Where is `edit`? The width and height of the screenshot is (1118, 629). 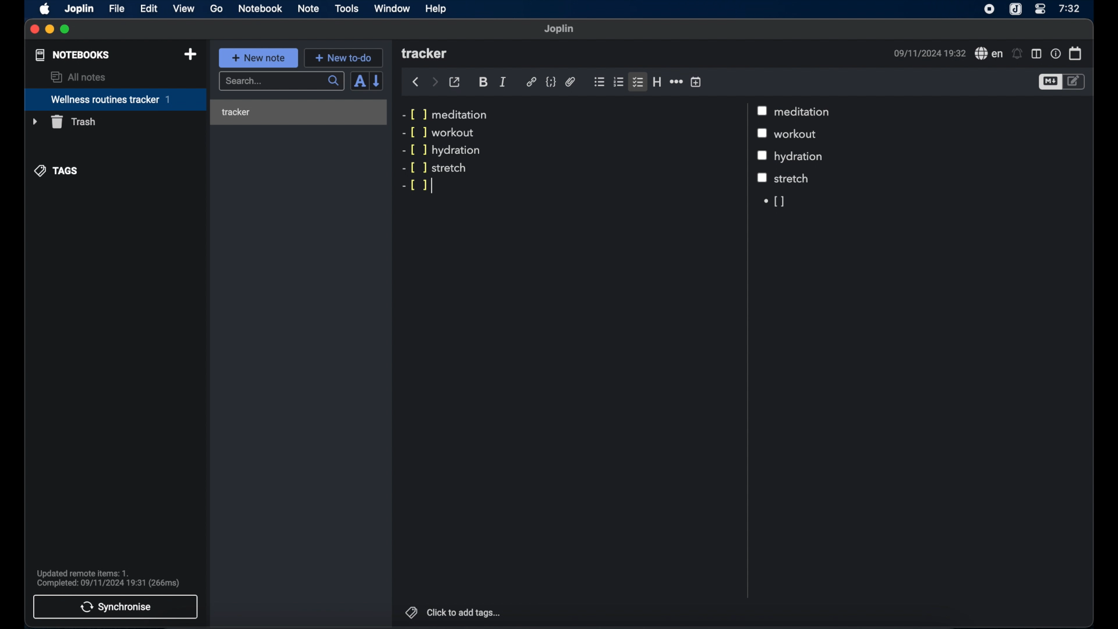 edit is located at coordinates (148, 9).